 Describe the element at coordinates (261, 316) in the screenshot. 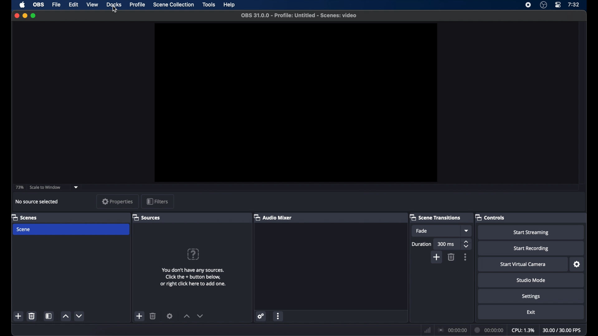

I see `settings` at that location.